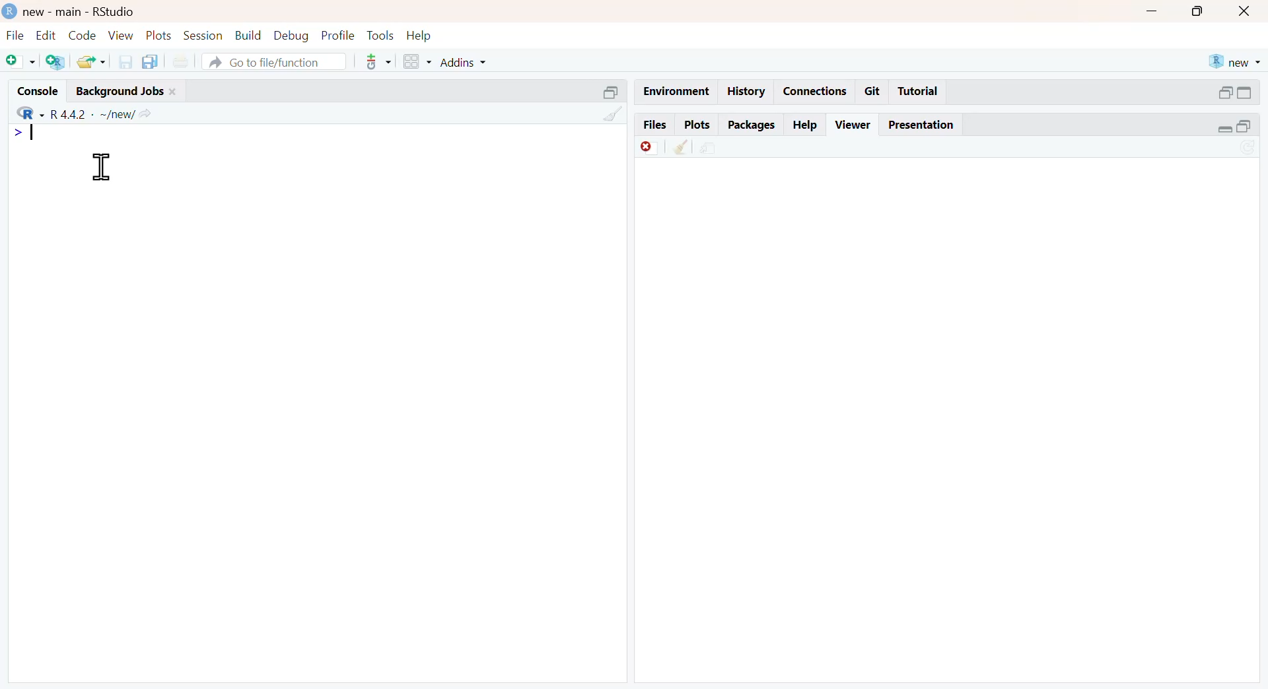  Describe the element at coordinates (855, 125) in the screenshot. I see `viewer` at that location.